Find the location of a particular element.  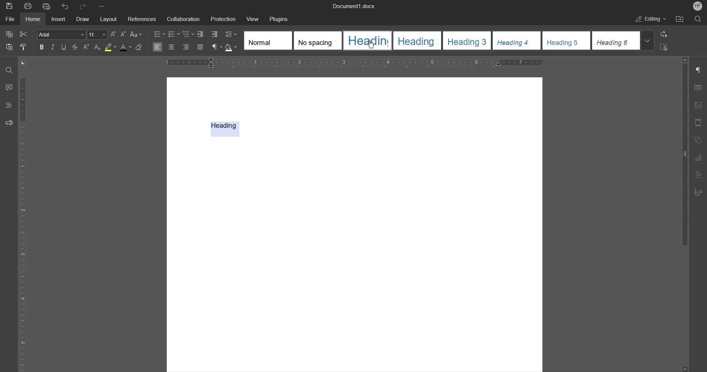

arial is located at coordinates (62, 34).